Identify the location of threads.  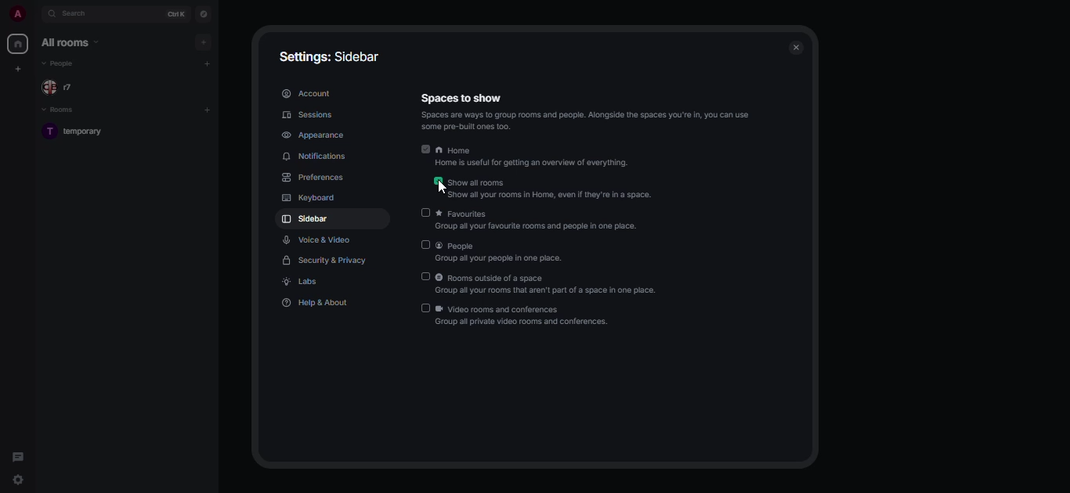
(16, 456).